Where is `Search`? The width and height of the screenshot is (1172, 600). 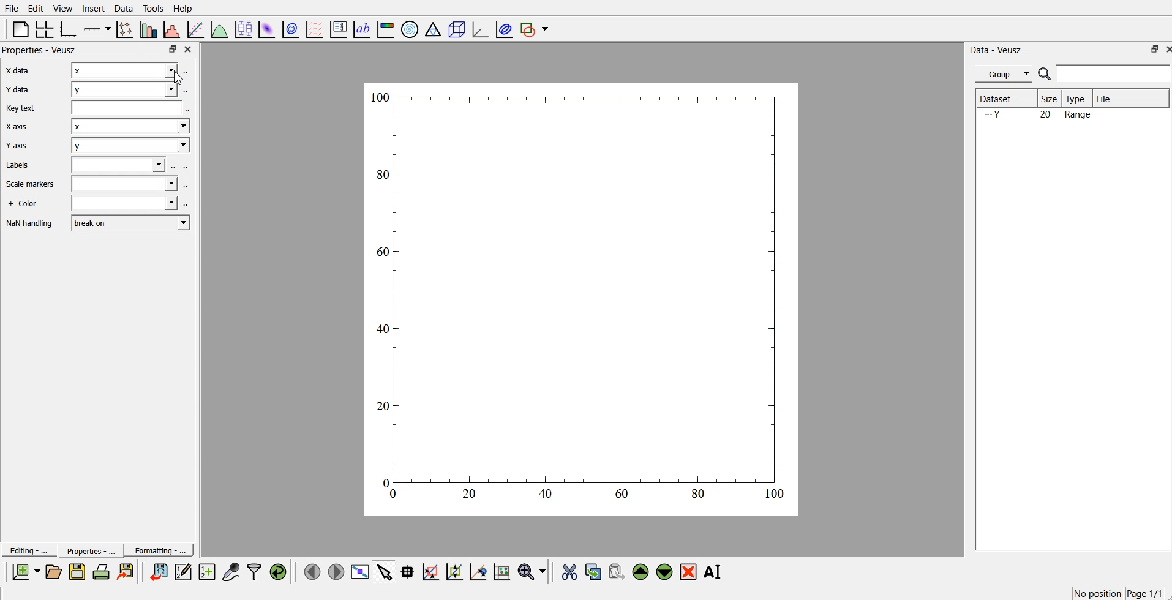
Search is located at coordinates (1105, 74).